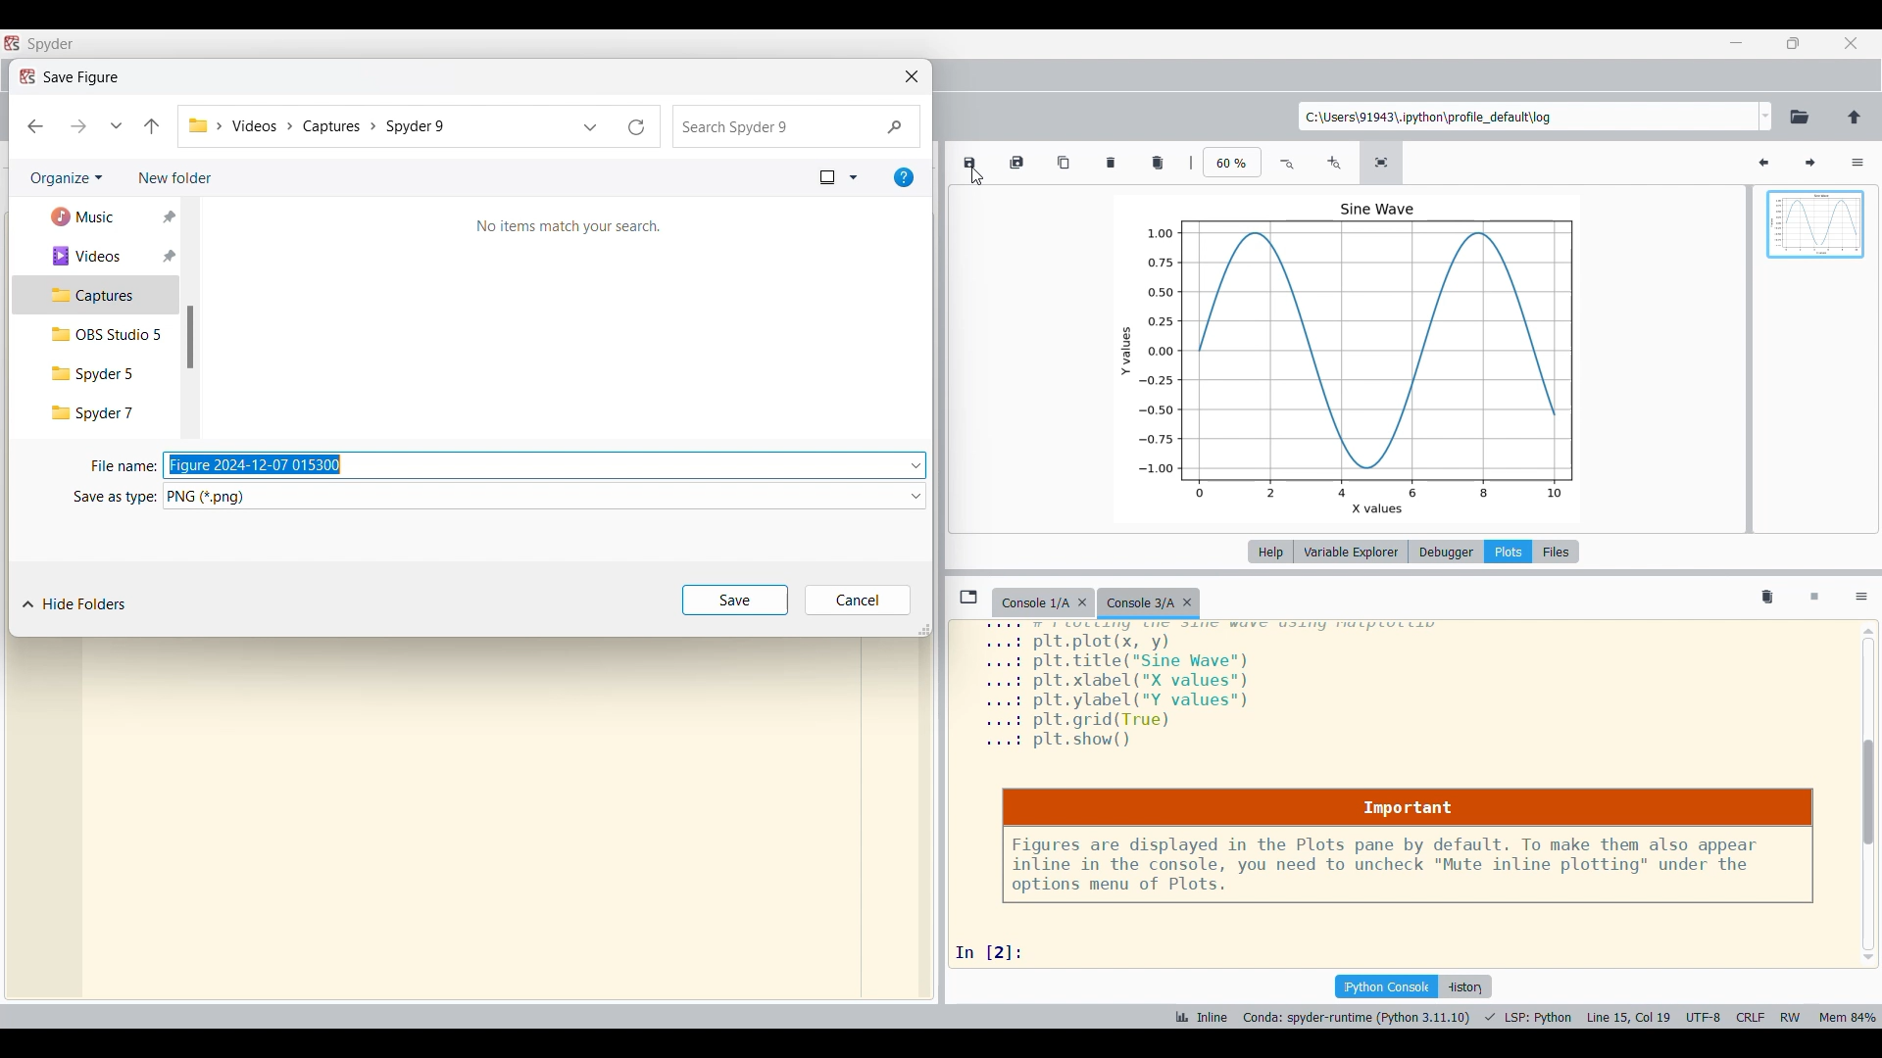  Describe the element at coordinates (52, 44) in the screenshot. I see `title bar` at that location.